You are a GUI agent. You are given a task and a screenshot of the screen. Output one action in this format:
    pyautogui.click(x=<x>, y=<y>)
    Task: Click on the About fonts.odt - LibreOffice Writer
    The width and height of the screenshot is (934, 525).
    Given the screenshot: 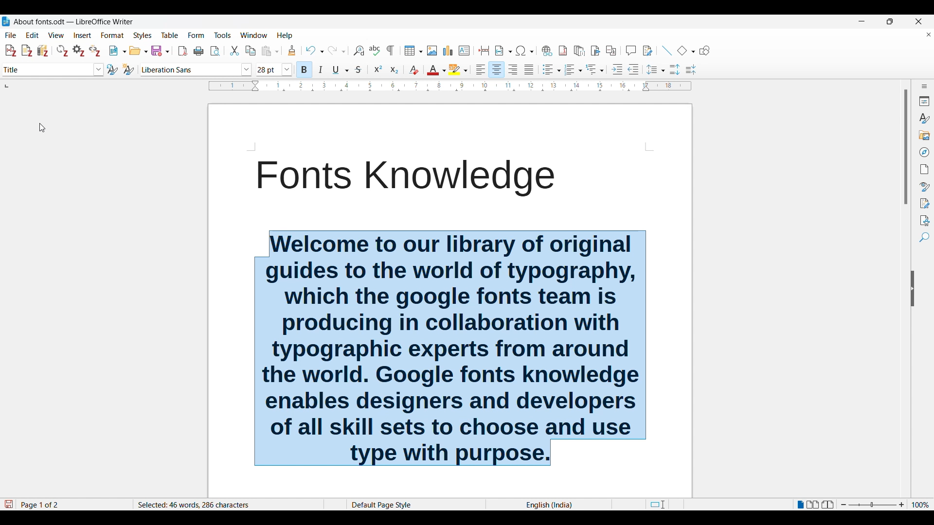 What is the action you would take?
    pyautogui.click(x=74, y=21)
    